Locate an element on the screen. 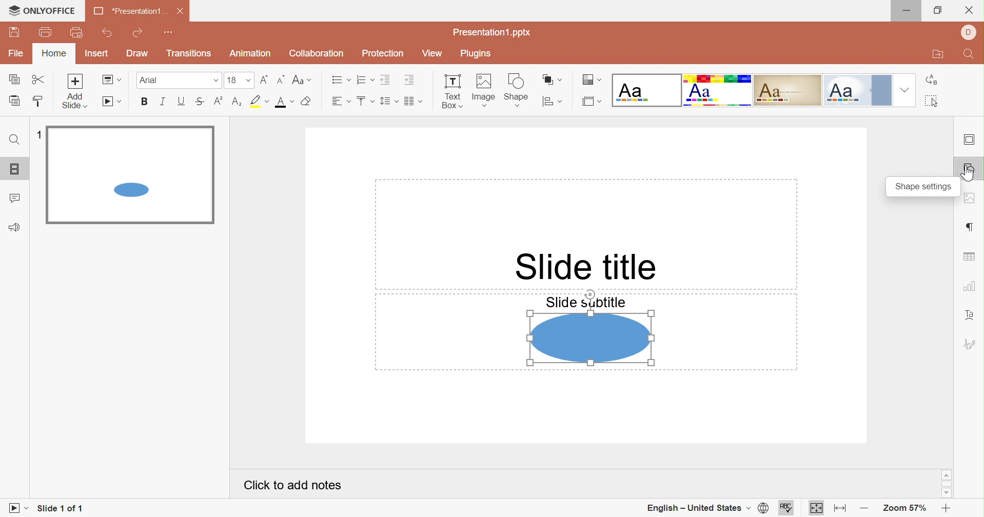 This screenshot has width=984, height=517. Protection is located at coordinates (384, 54).